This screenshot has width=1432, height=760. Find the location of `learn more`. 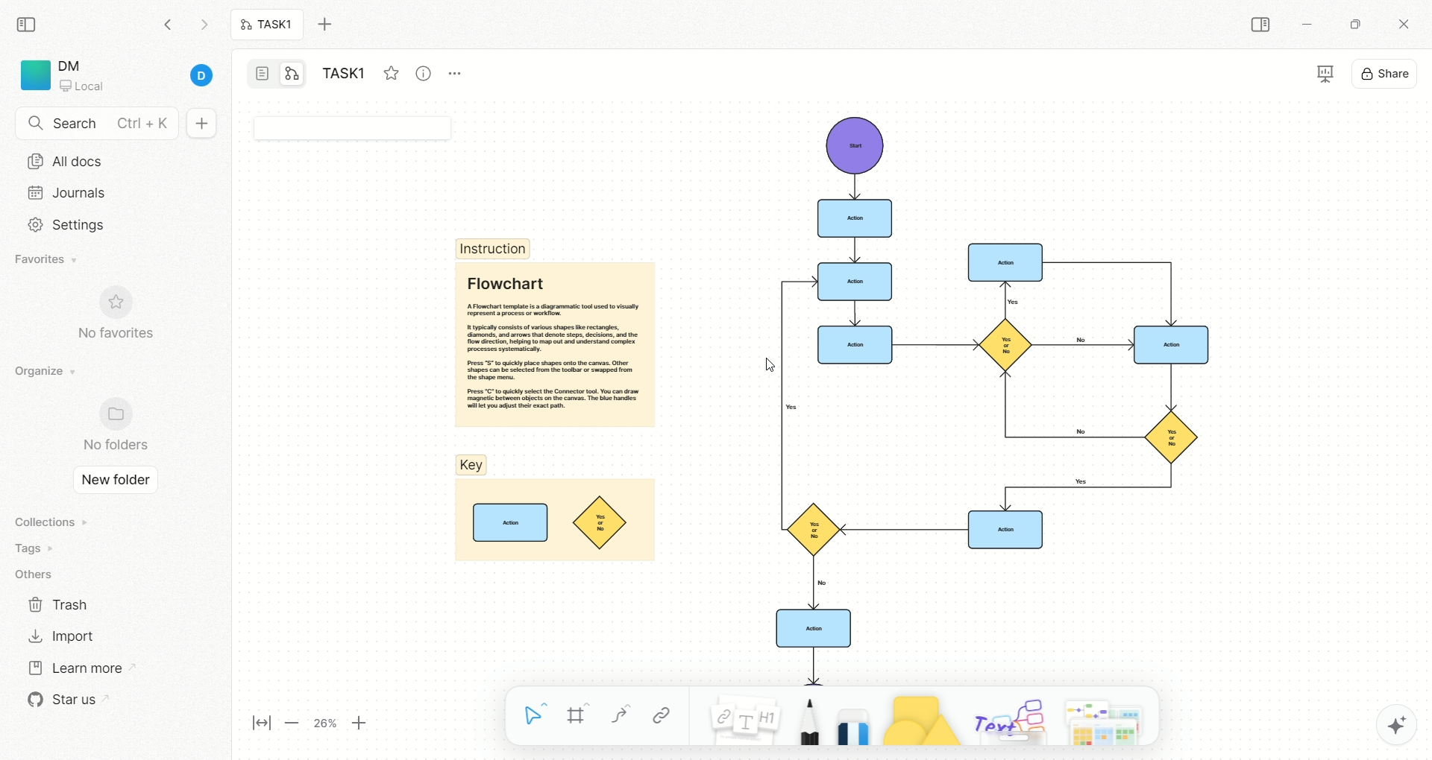

learn more is located at coordinates (74, 666).